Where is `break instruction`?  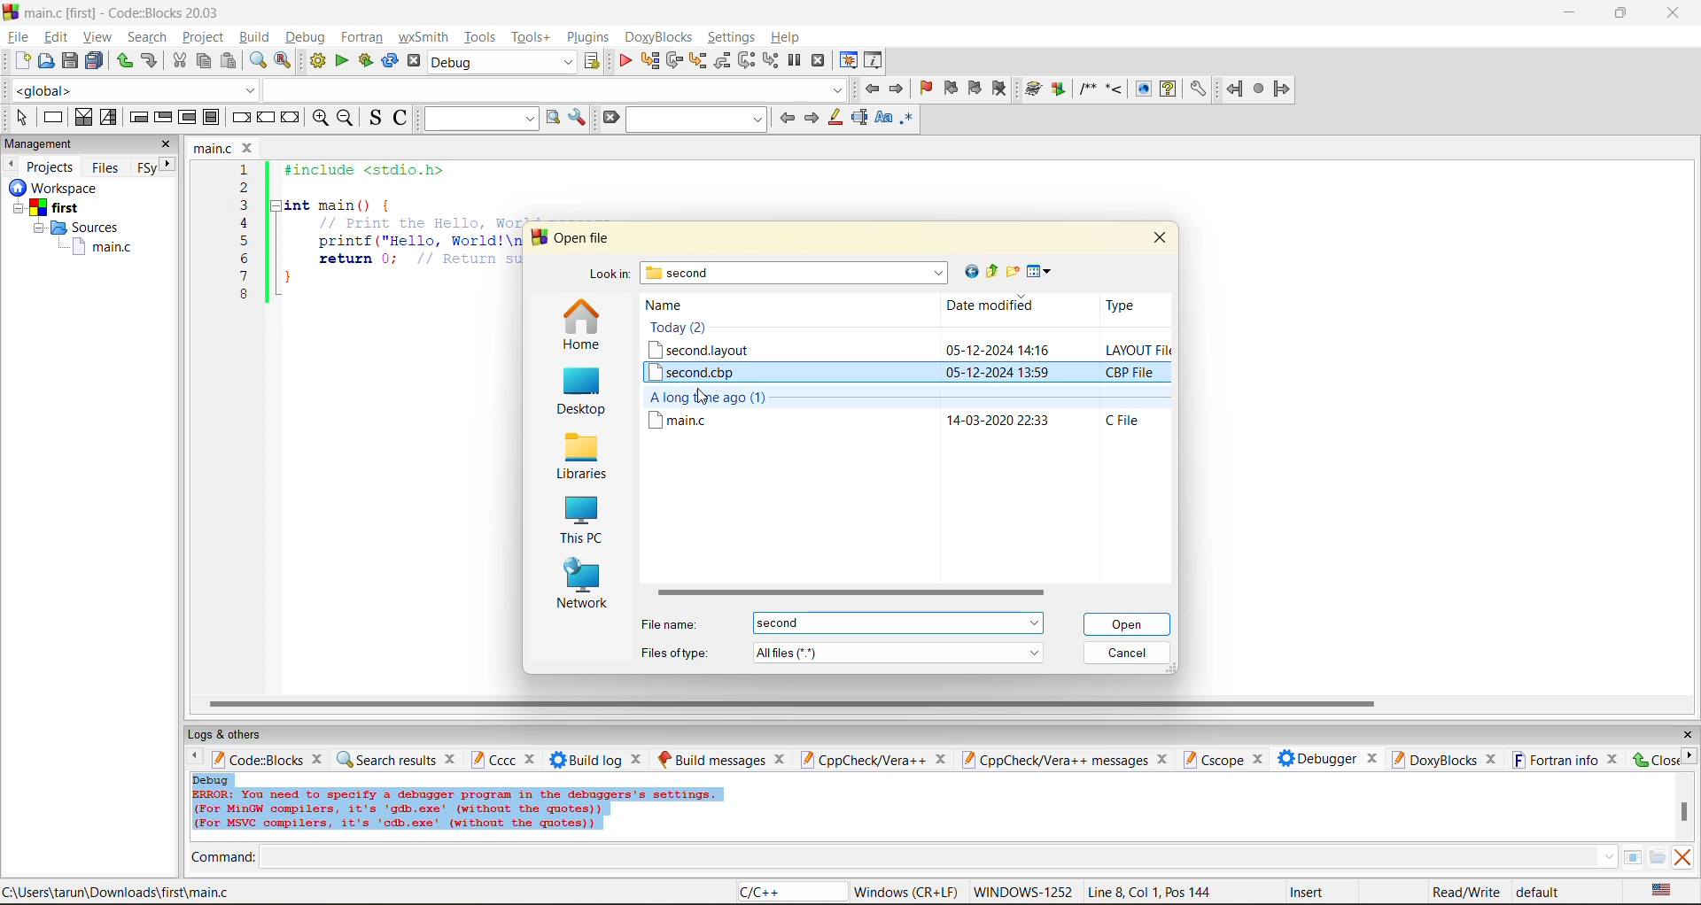 break instruction is located at coordinates (238, 117).